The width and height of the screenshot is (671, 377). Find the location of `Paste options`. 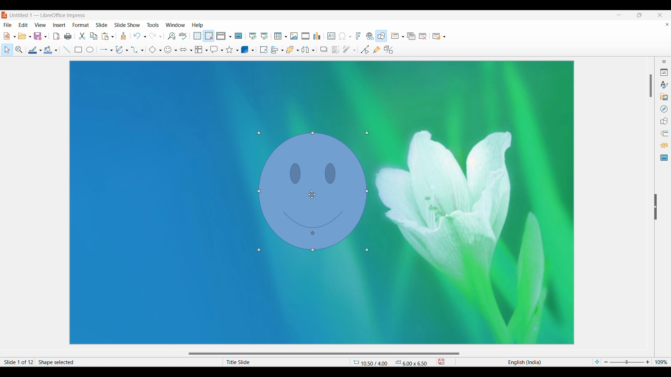

Paste options is located at coordinates (113, 37).